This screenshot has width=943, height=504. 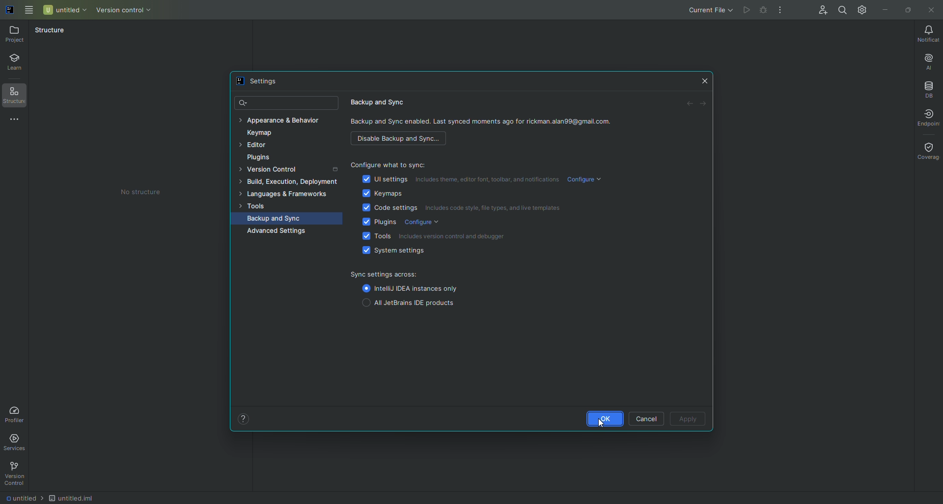 What do you see at coordinates (11, 8) in the screenshot?
I see `` at bounding box center [11, 8].